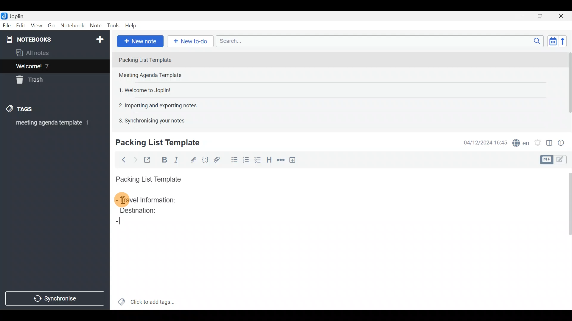 This screenshot has width=572, height=321. What do you see at coordinates (122, 223) in the screenshot?
I see `Cursor` at bounding box center [122, 223].